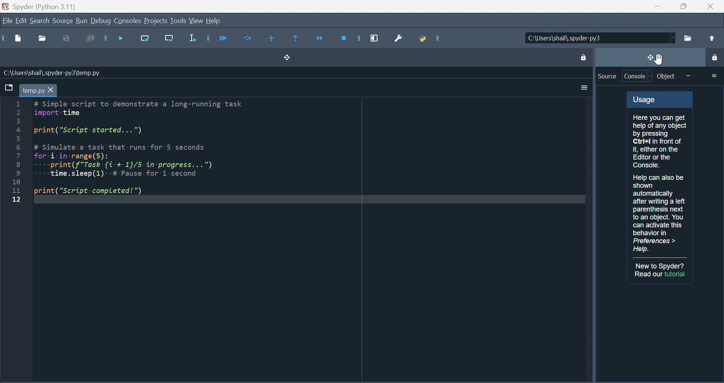 Image resolution: width=724 pixels, height=383 pixels. I want to click on Step into function, so click(275, 40).